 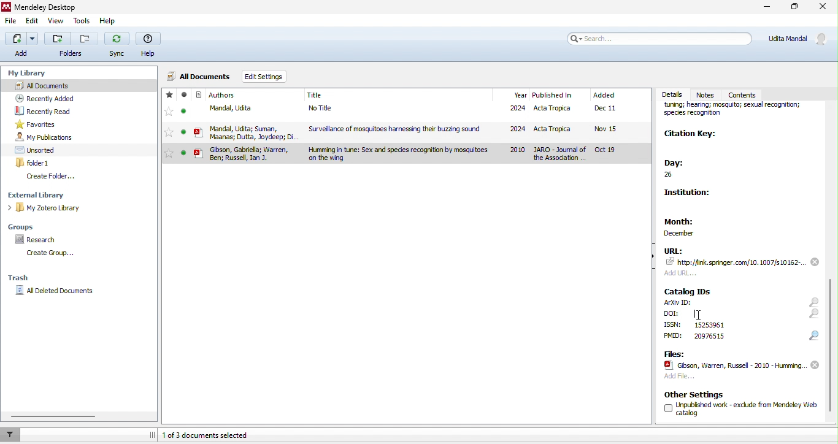 I want to click on trash, so click(x=20, y=279).